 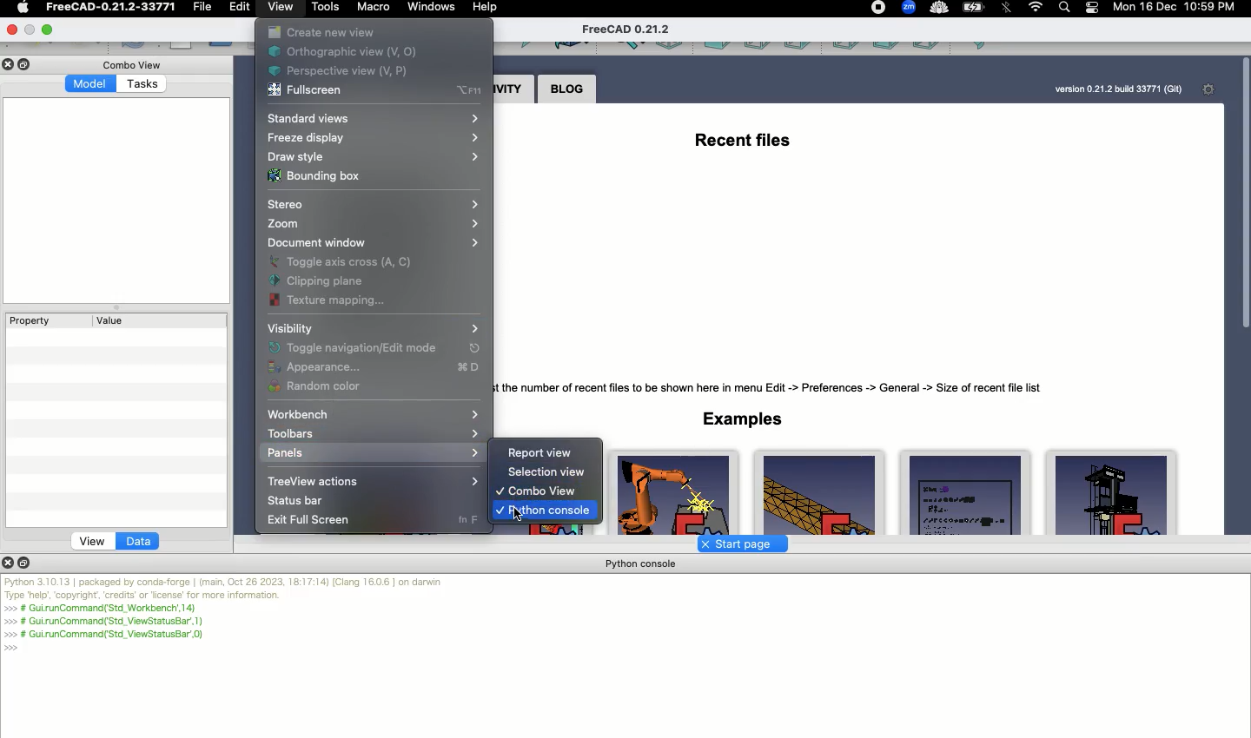 What do you see at coordinates (10, 562) in the screenshot?
I see `Close` at bounding box center [10, 562].